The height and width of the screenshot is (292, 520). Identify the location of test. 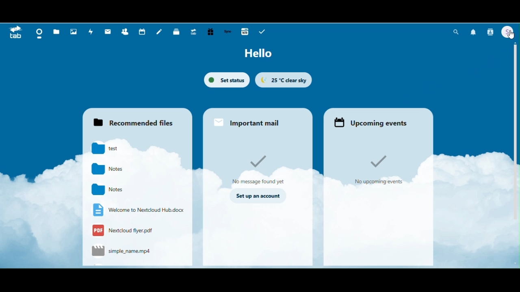
(112, 149).